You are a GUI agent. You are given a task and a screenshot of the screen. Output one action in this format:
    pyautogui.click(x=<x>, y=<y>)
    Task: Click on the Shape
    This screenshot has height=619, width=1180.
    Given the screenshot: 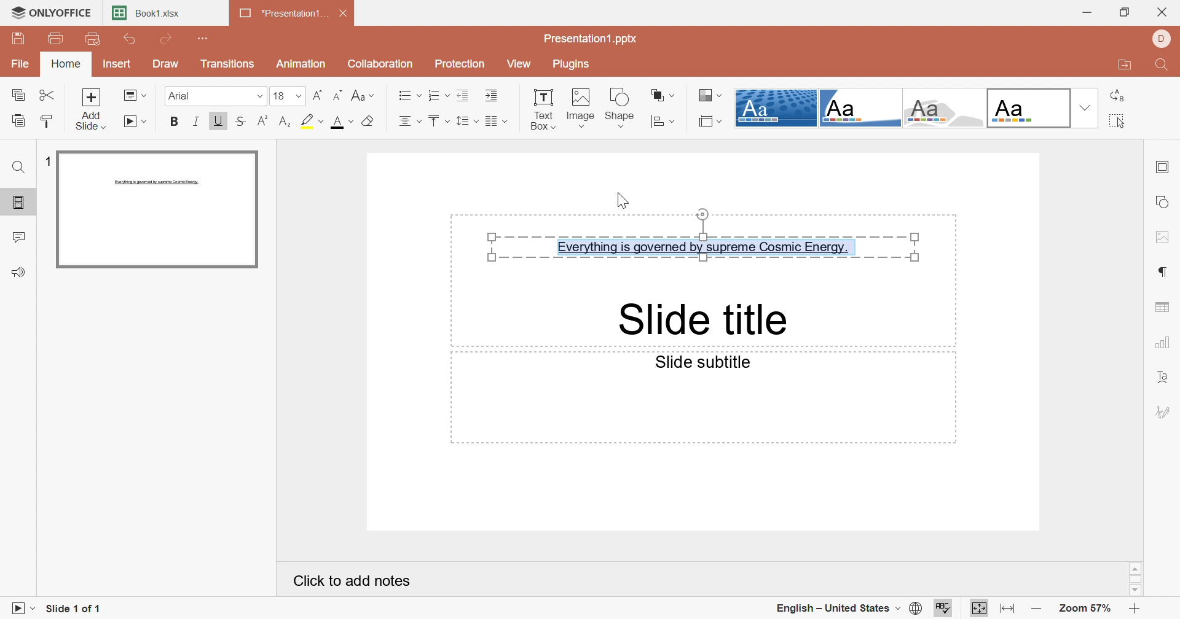 What is the action you would take?
    pyautogui.click(x=619, y=107)
    